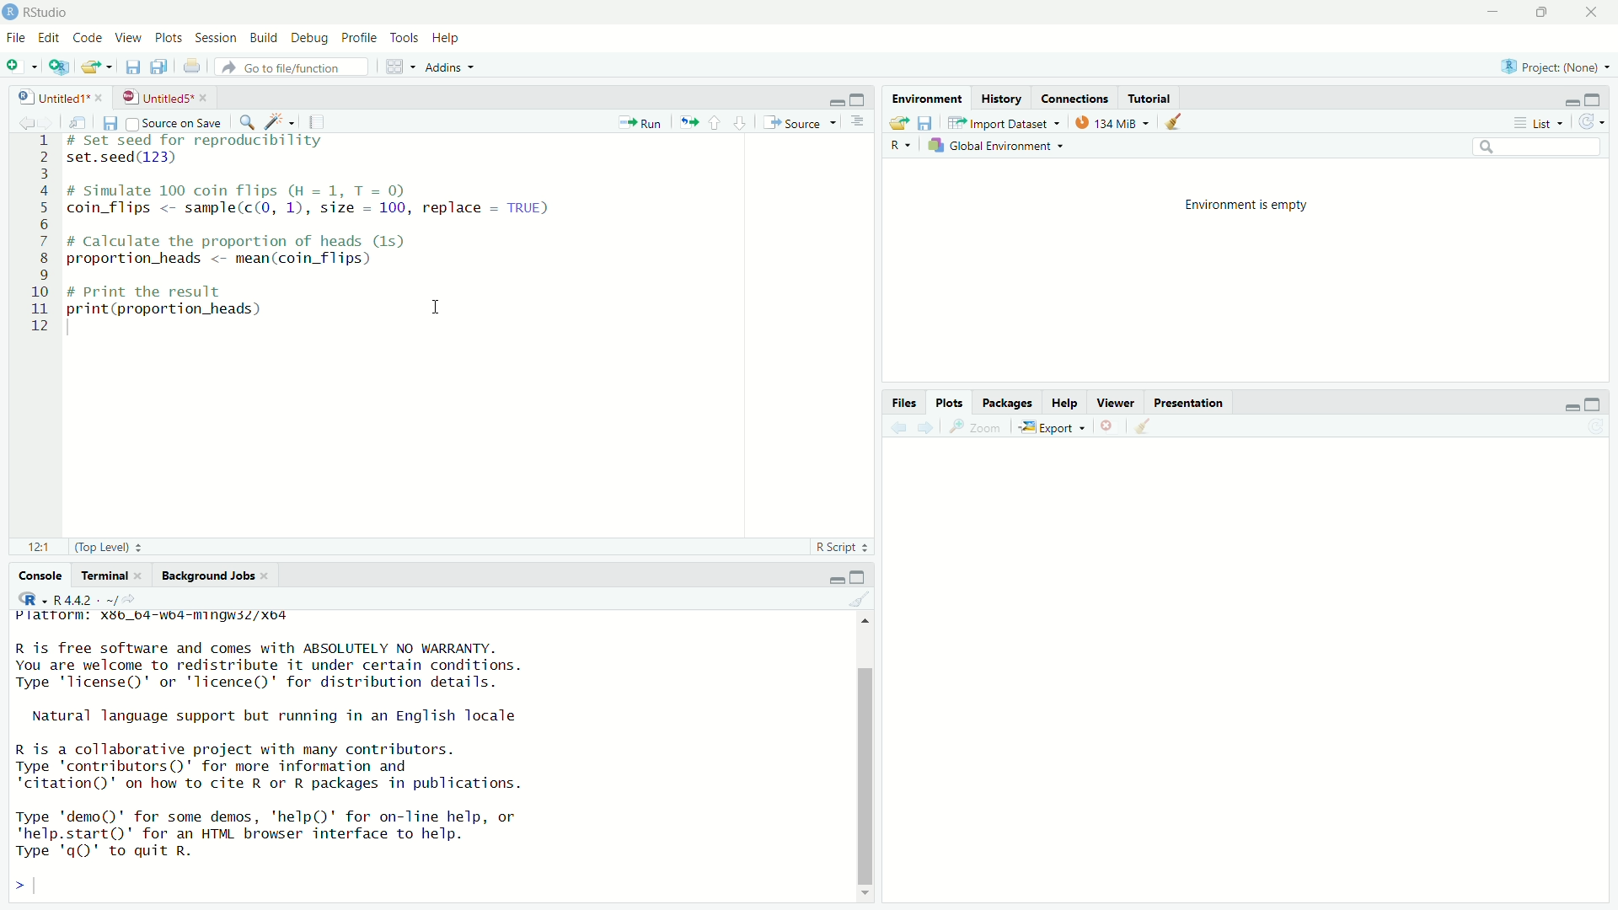 The image size is (1618, 910). Describe the element at coordinates (48, 120) in the screenshot. I see `go forward to the next source location` at that location.